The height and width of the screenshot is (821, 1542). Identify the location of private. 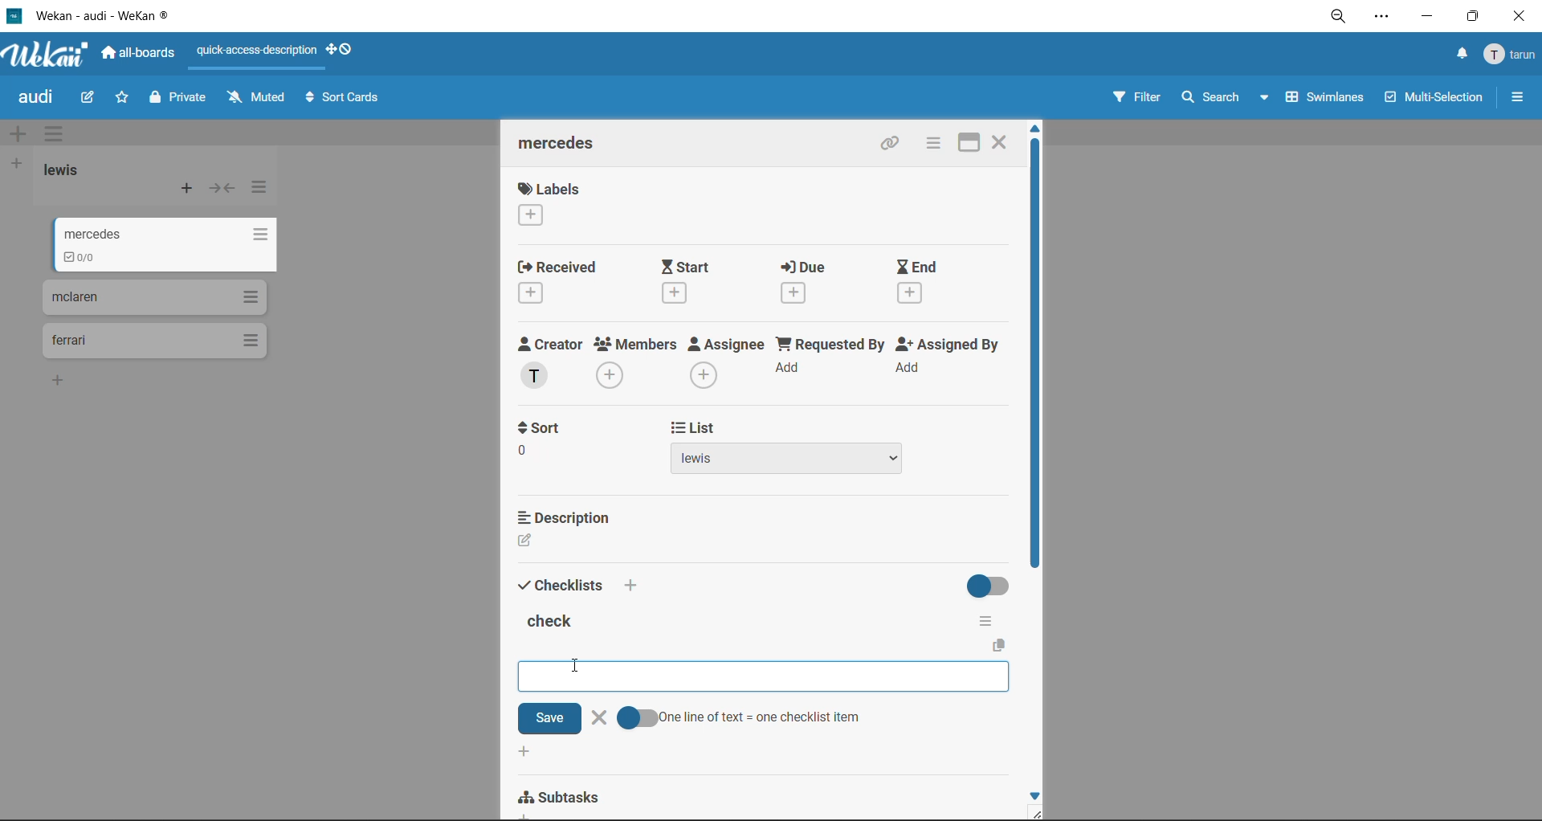
(179, 100).